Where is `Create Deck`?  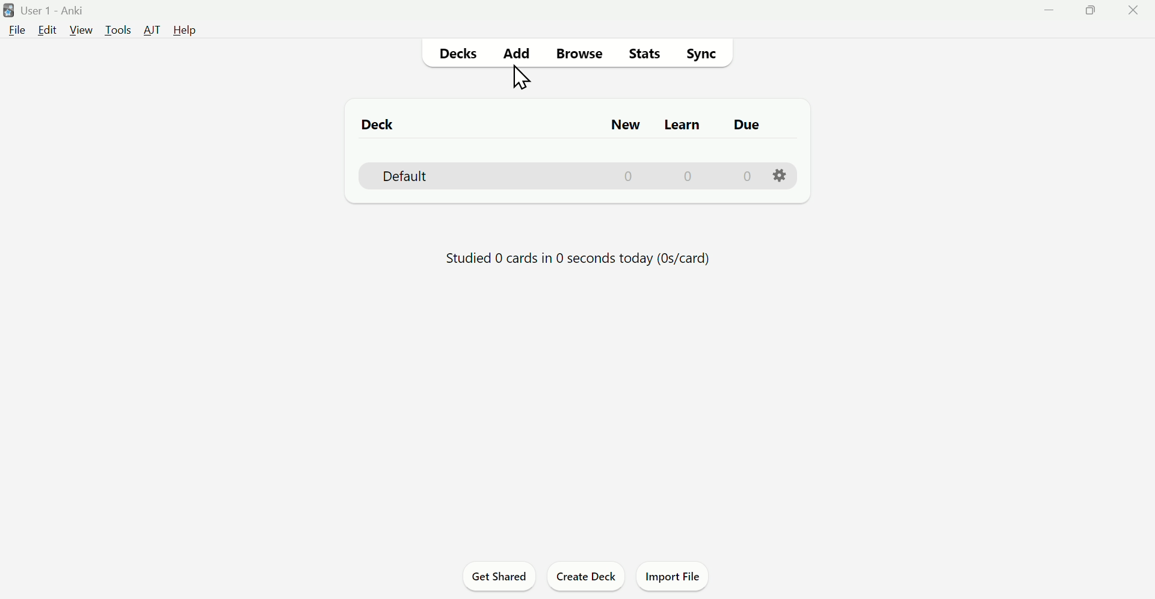
Create Deck is located at coordinates (590, 578).